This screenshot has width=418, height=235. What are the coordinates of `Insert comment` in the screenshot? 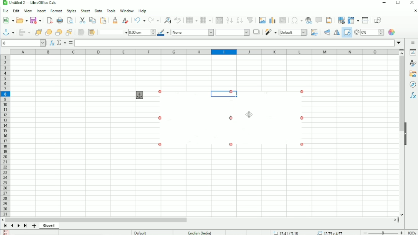 It's located at (318, 20).